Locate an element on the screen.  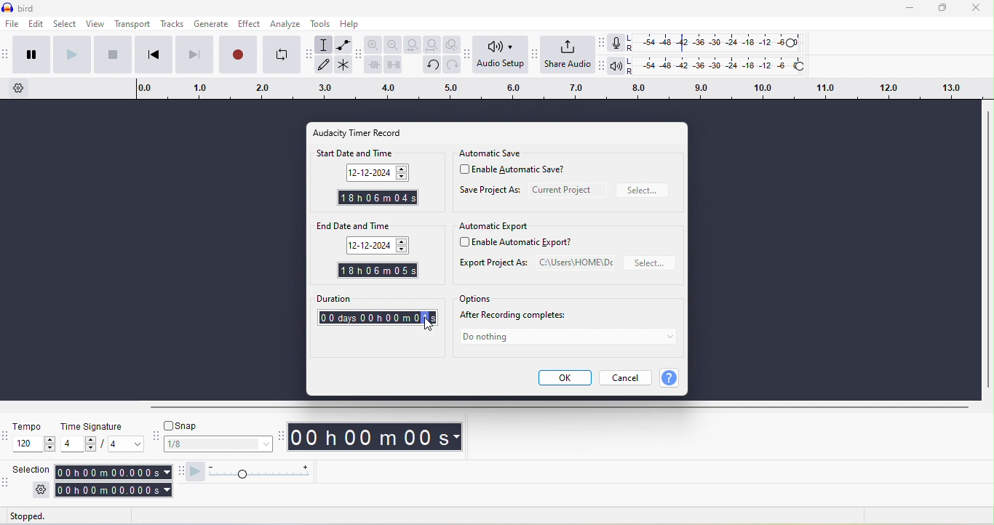
skip to start is located at coordinates (151, 54).